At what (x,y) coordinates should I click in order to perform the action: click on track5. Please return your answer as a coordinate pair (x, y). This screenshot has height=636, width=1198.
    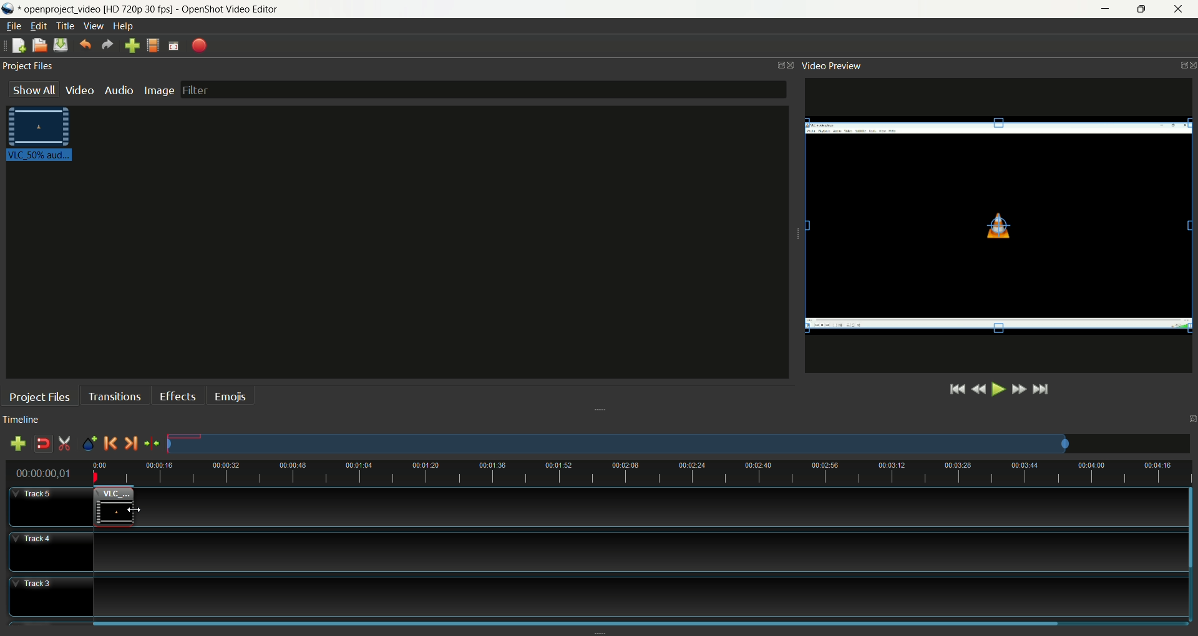
    Looking at the image, I should click on (52, 506).